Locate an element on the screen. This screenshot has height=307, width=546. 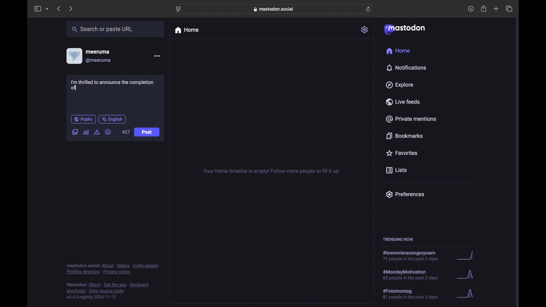
add image is located at coordinates (75, 132).